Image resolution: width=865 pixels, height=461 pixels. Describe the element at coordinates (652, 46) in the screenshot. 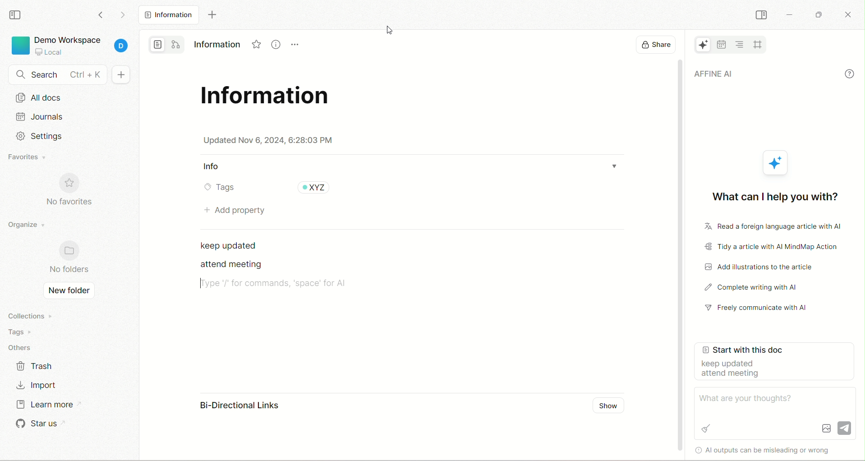

I see `display` at that location.